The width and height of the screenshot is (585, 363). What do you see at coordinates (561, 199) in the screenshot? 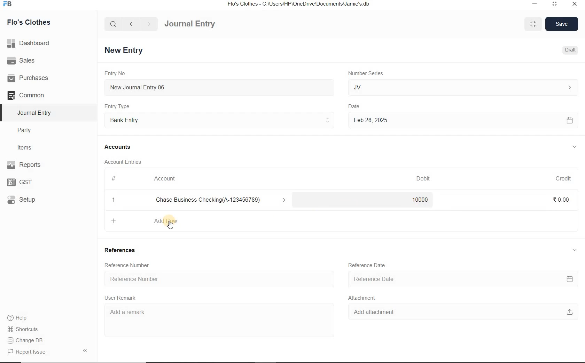
I see `₹0.00` at bounding box center [561, 199].